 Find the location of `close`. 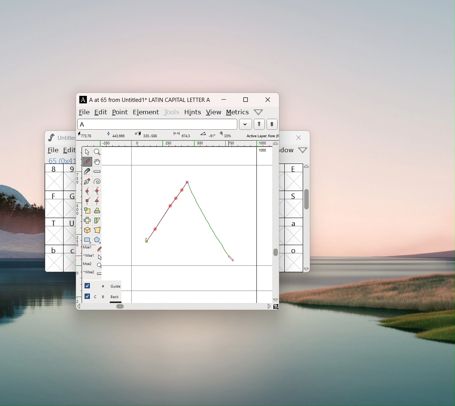

close is located at coordinates (300, 138).